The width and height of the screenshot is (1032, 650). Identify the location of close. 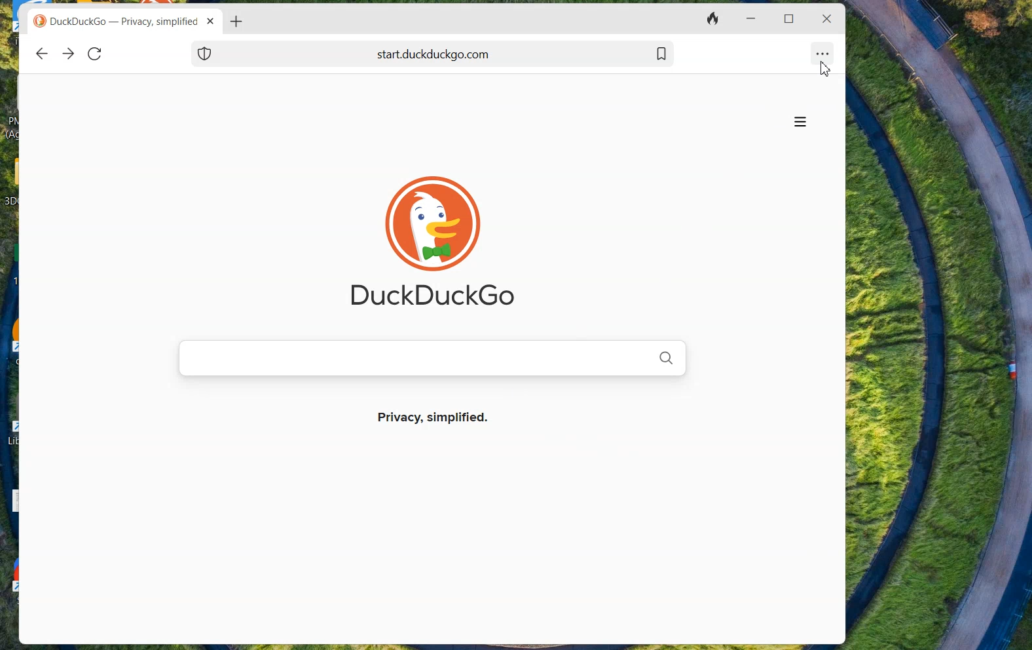
(212, 21).